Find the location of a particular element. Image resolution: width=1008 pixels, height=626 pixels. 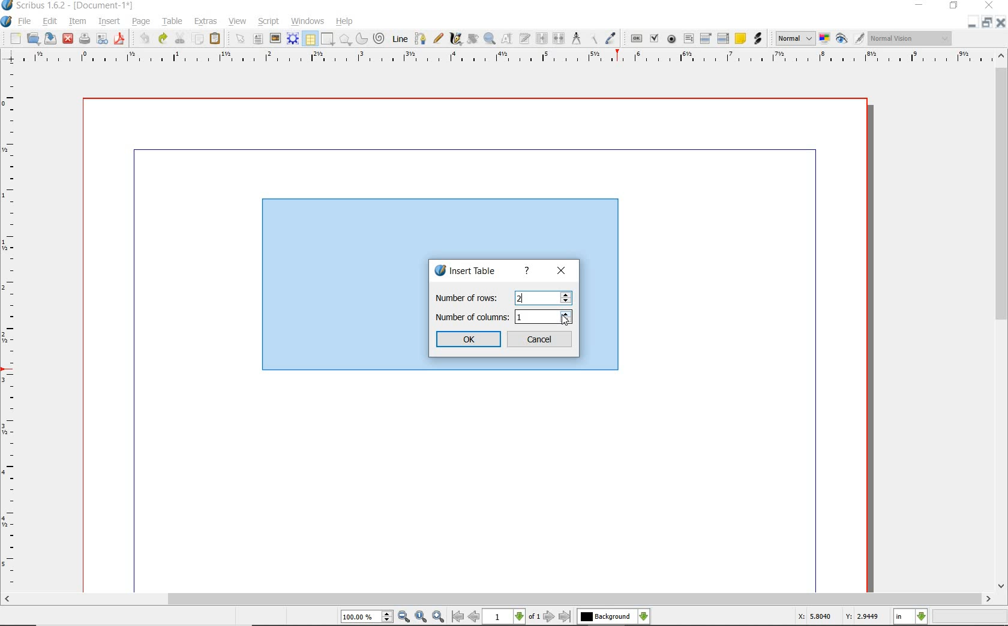

toggle color management system is located at coordinates (826, 40).